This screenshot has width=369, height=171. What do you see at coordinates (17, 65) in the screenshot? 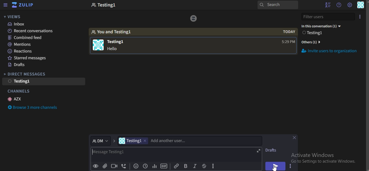
I see `drafts` at bounding box center [17, 65].